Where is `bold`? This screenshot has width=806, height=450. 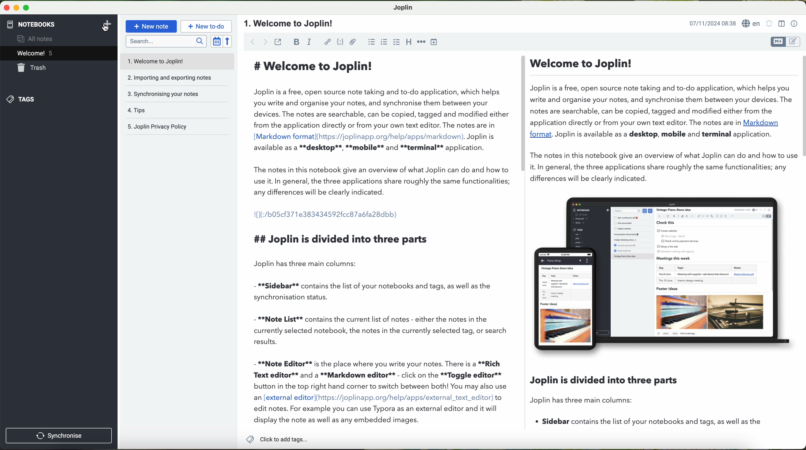
bold is located at coordinates (296, 42).